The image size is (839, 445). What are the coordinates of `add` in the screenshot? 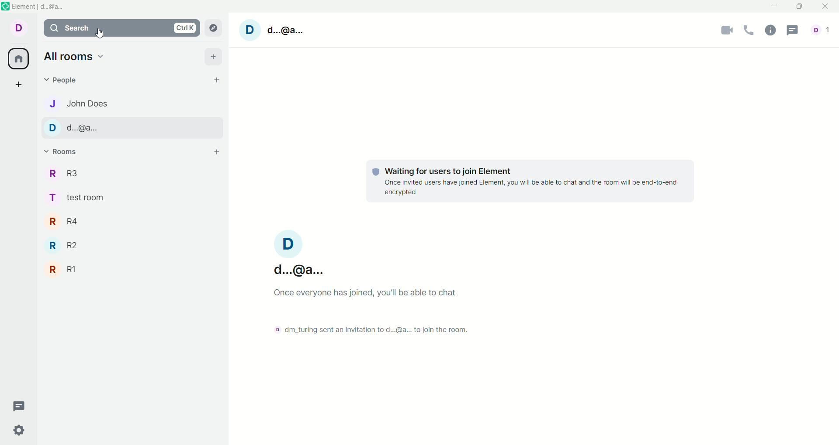 It's located at (216, 152).